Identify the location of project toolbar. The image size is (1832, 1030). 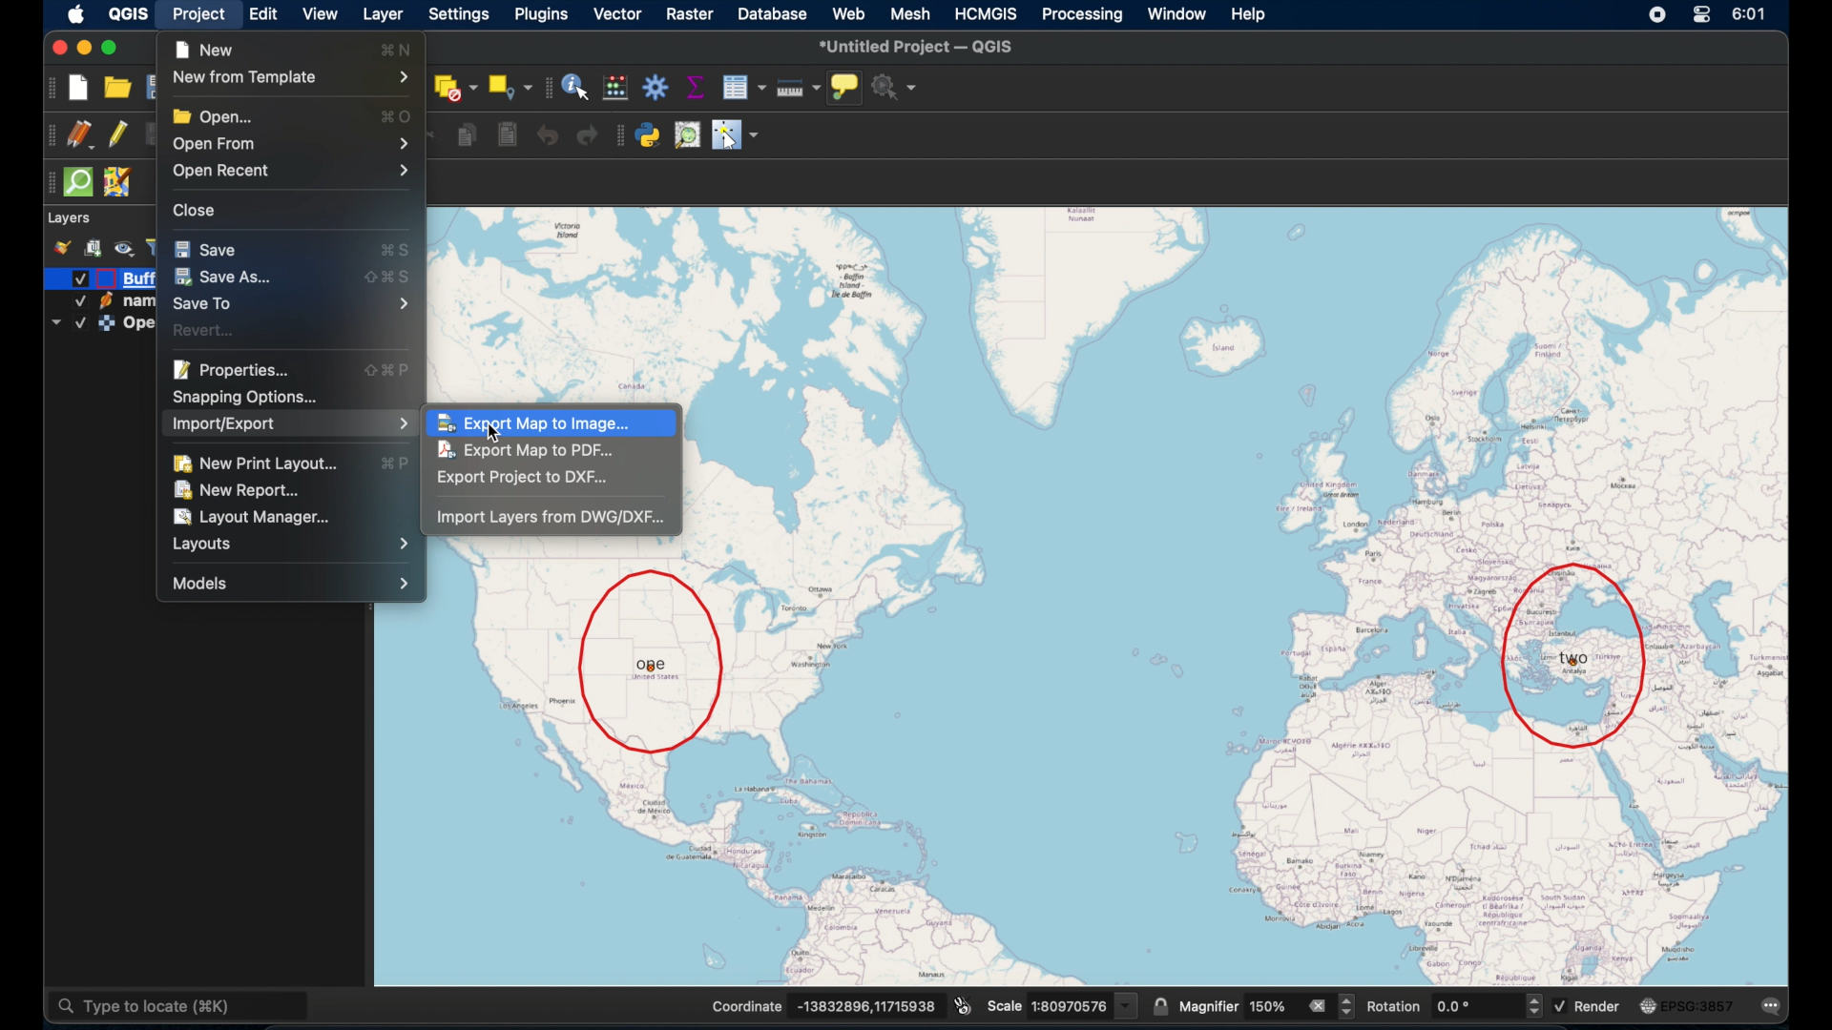
(50, 88).